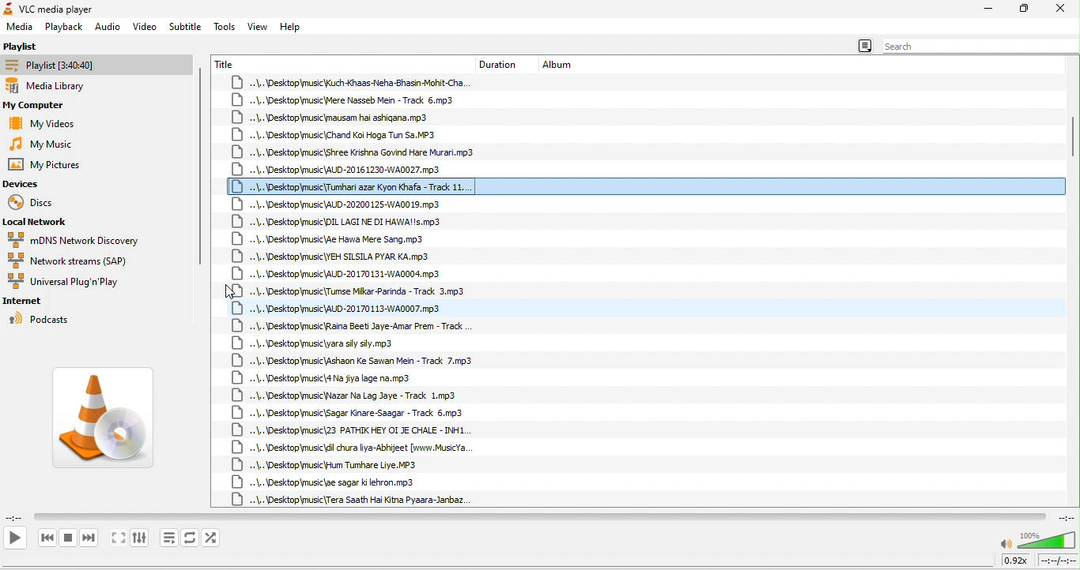 Image resolution: width=1080 pixels, height=570 pixels. Describe the element at coordinates (352, 499) in the screenshot. I see `..\..\Desktop\music {Tera Saath Hai Kitna Pyaara-Janbaz.` at that location.